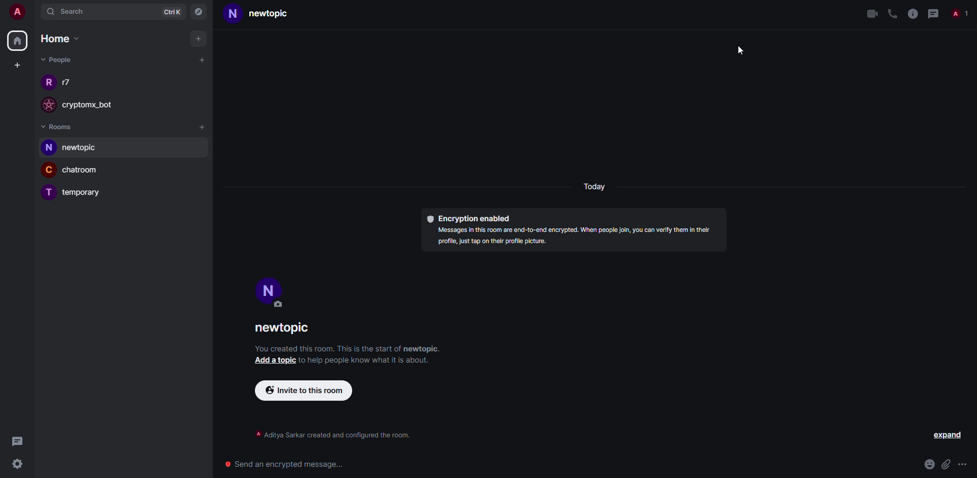 The image size is (977, 478). What do you see at coordinates (47, 81) in the screenshot?
I see `profile image` at bounding box center [47, 81].